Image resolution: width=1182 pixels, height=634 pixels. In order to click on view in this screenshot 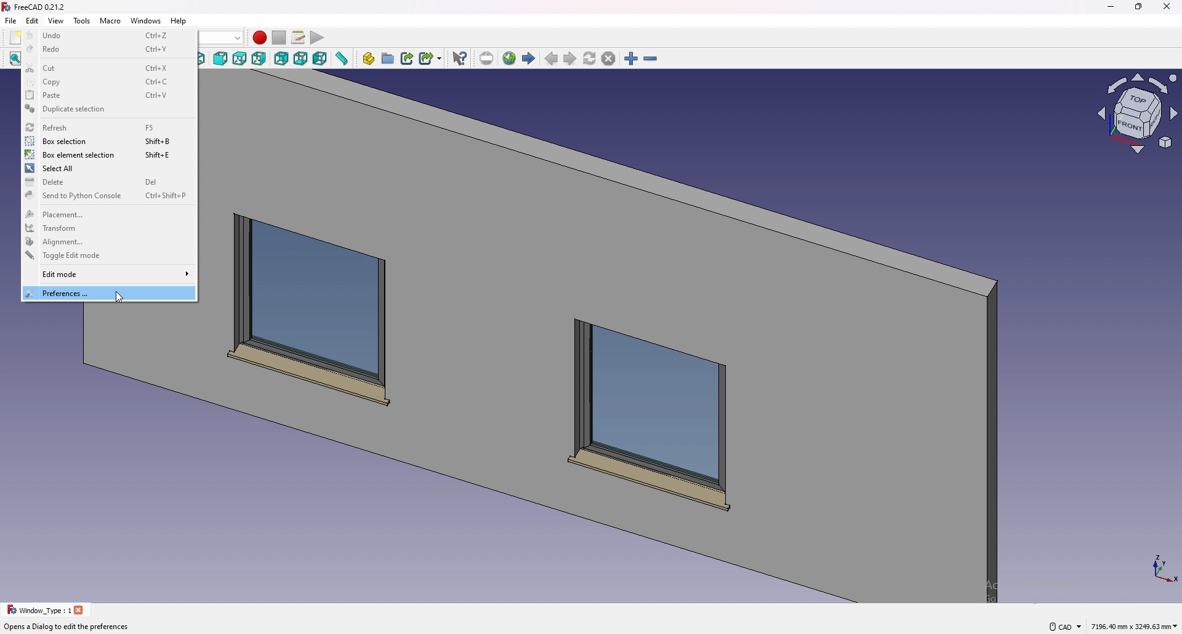, I will do `click(1138, 116)`.